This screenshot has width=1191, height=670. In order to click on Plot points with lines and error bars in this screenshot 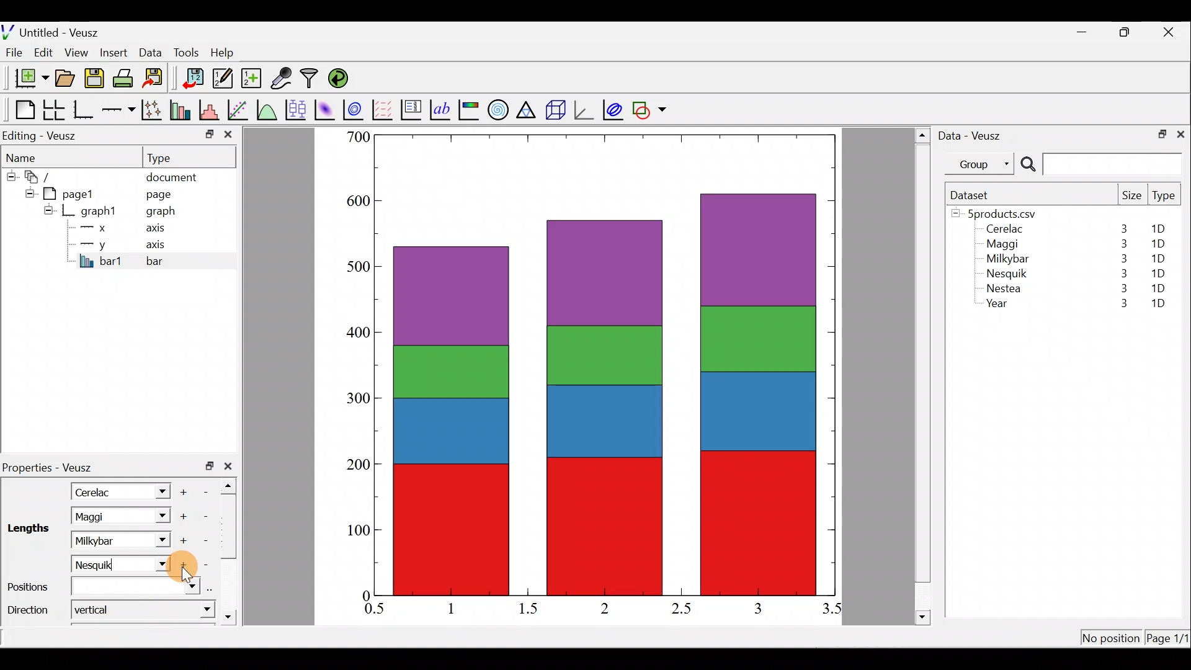, I will do `click(154, 110)`.